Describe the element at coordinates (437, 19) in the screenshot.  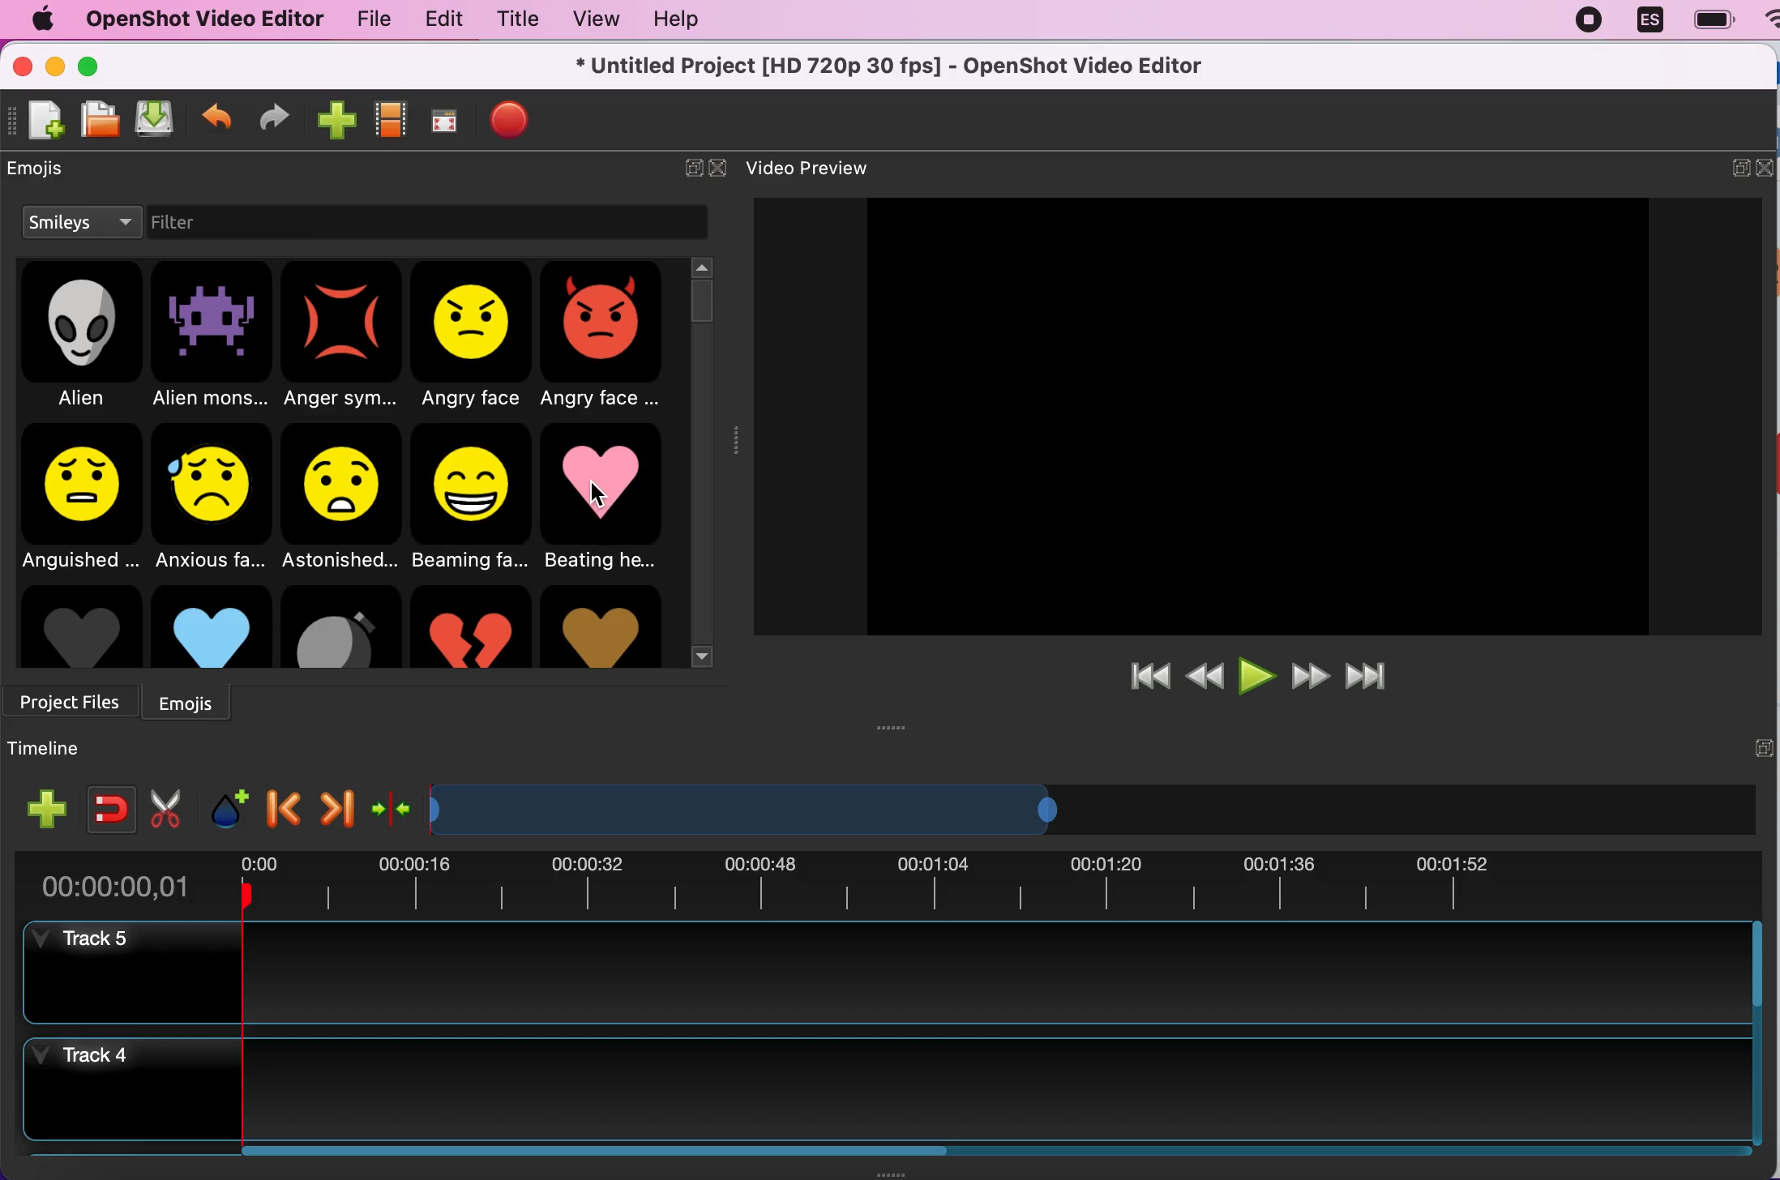
I see `edit` at that location.